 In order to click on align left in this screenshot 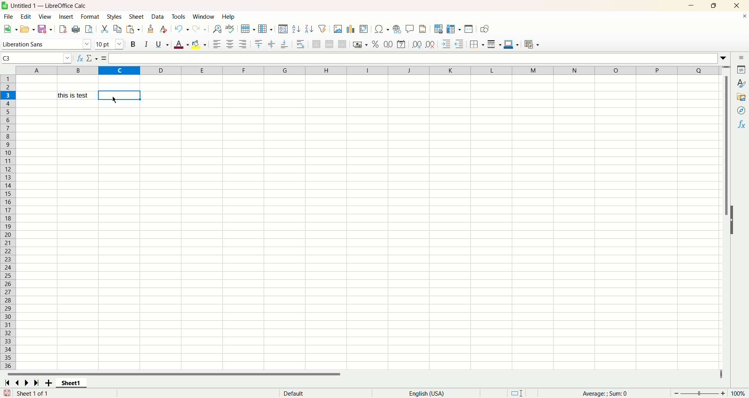, I will do `click(216, 44)`.